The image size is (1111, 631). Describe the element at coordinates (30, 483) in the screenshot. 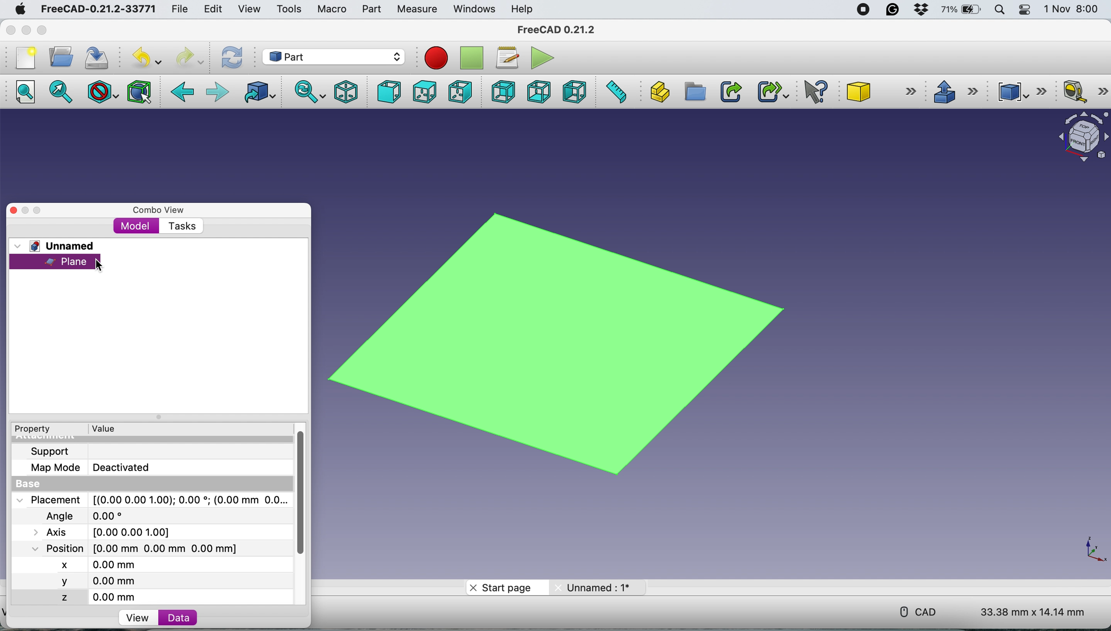

I see `base` at that location.